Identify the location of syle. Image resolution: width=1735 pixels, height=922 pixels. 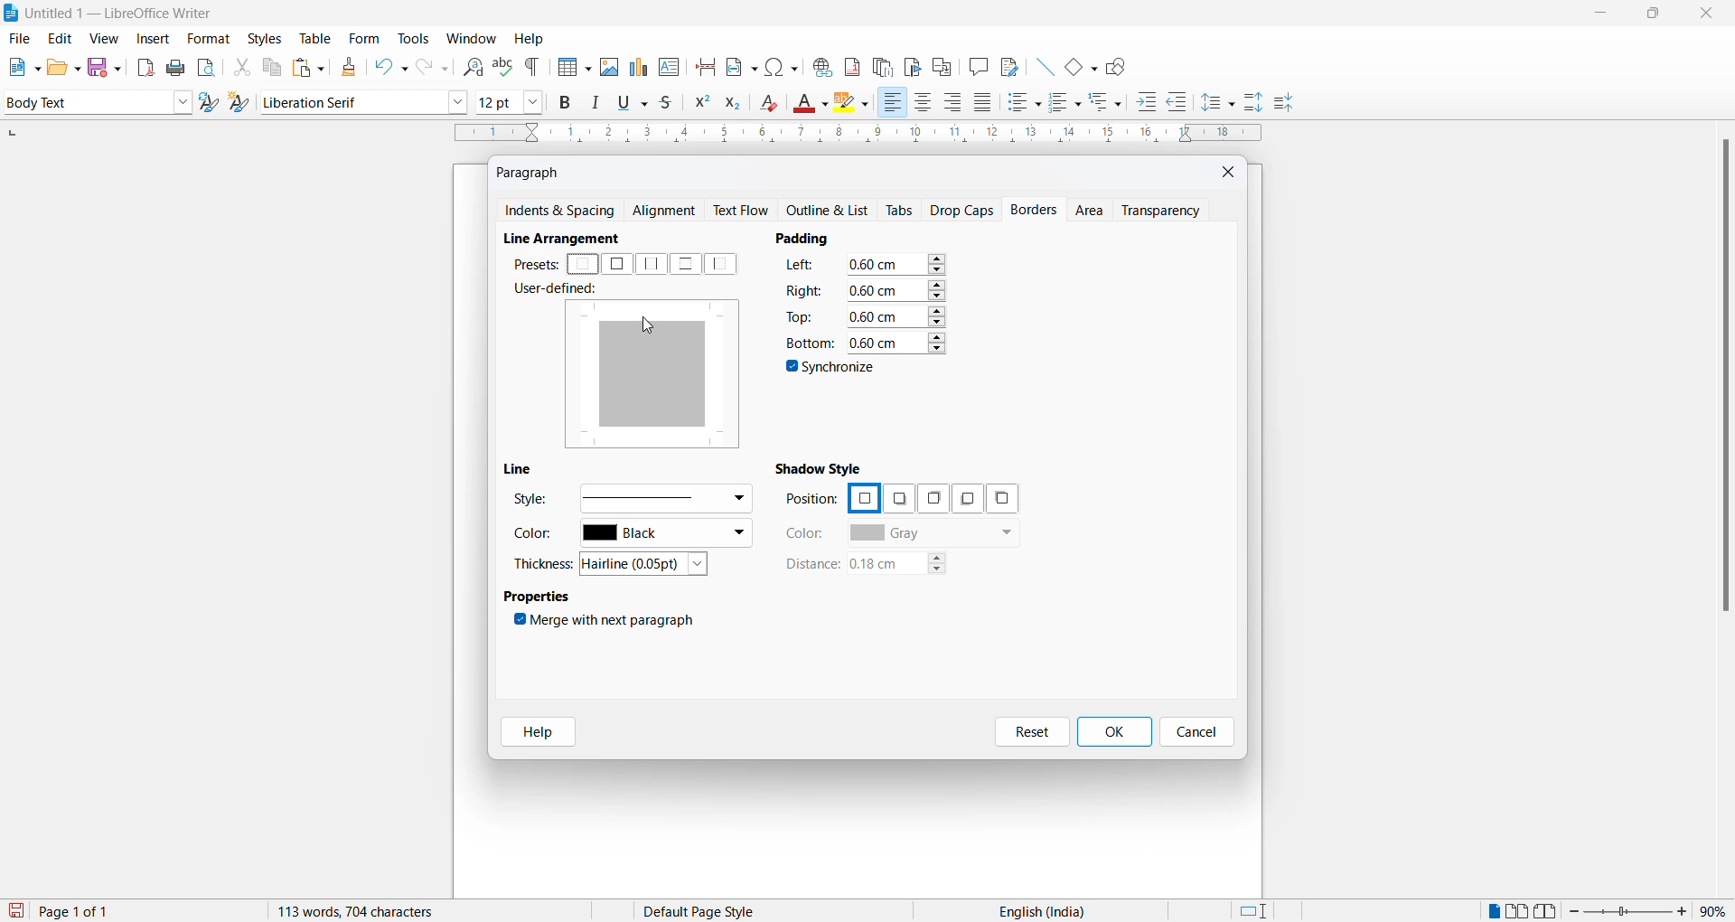
(530, 502).